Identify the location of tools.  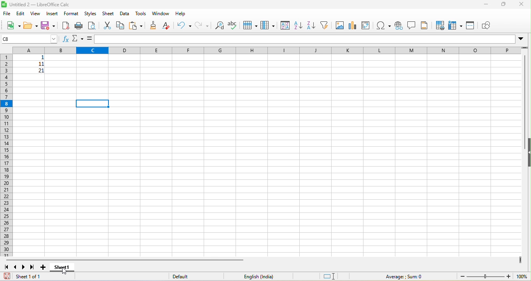
(140, 13).